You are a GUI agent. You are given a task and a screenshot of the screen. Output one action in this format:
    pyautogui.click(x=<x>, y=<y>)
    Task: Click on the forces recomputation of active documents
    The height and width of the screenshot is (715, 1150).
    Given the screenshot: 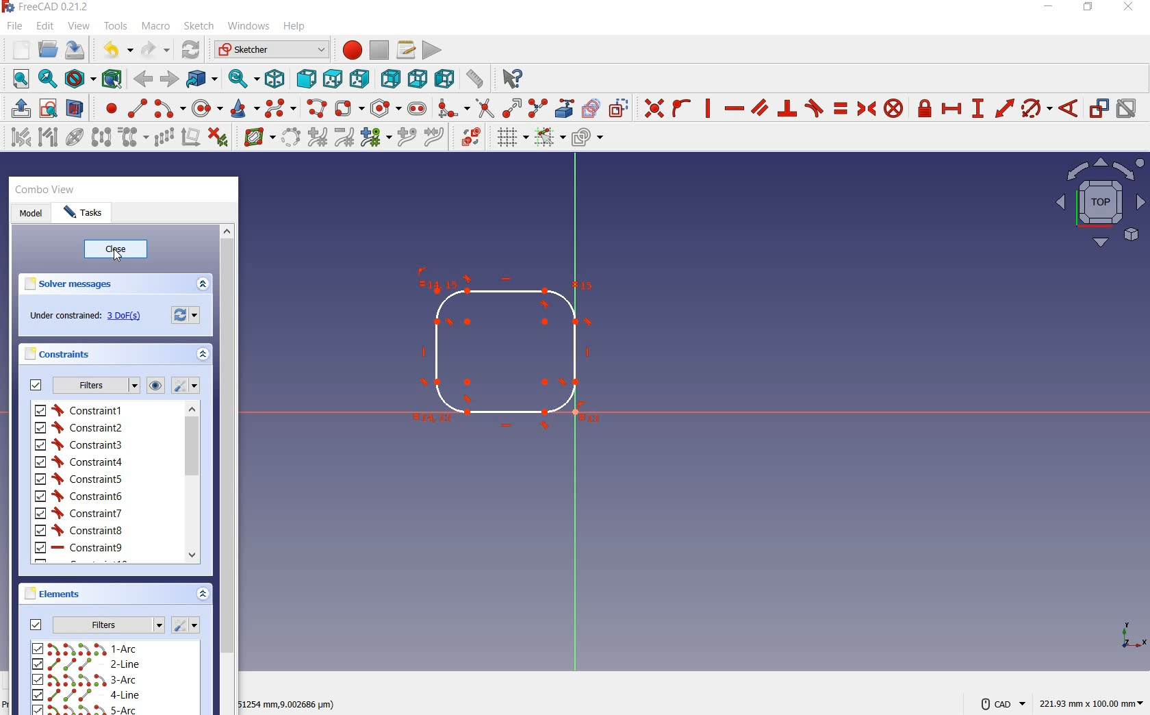 What is the action you would take?
    pyautogui.click(x=186, y=316)
    